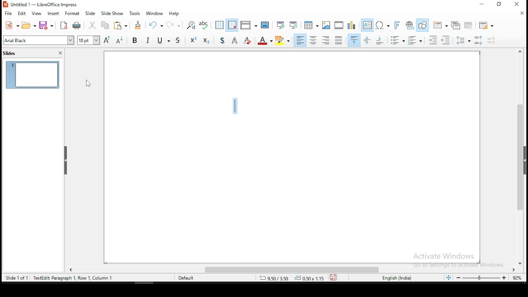  I want to click on Space above Paragraph, so click(381, 40).